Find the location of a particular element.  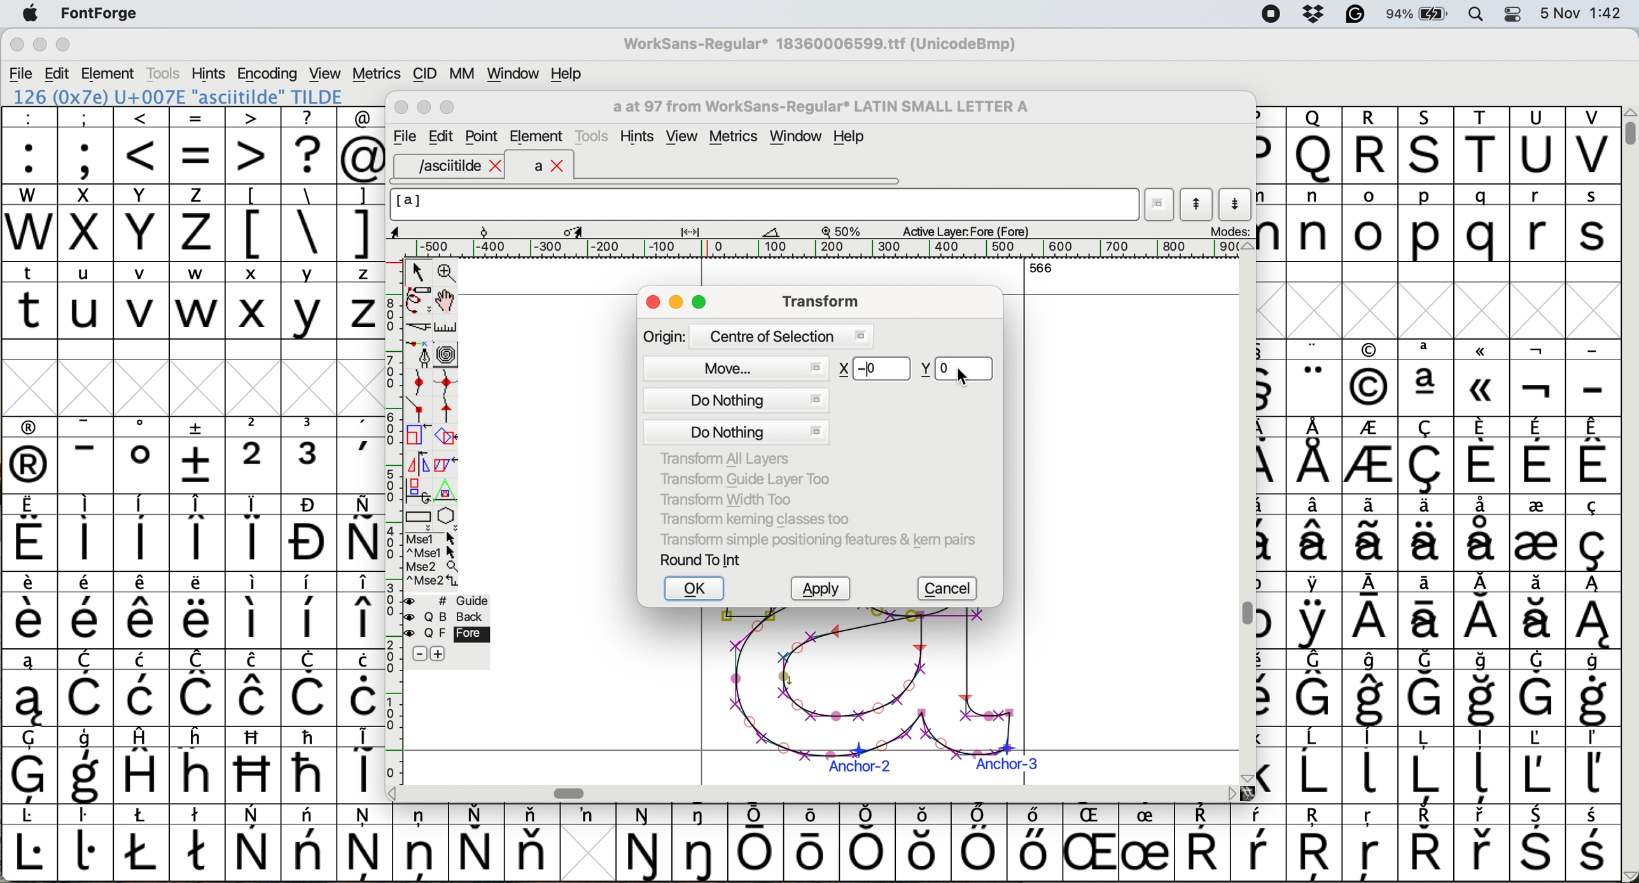

tools is located at coordinates (594, 134).